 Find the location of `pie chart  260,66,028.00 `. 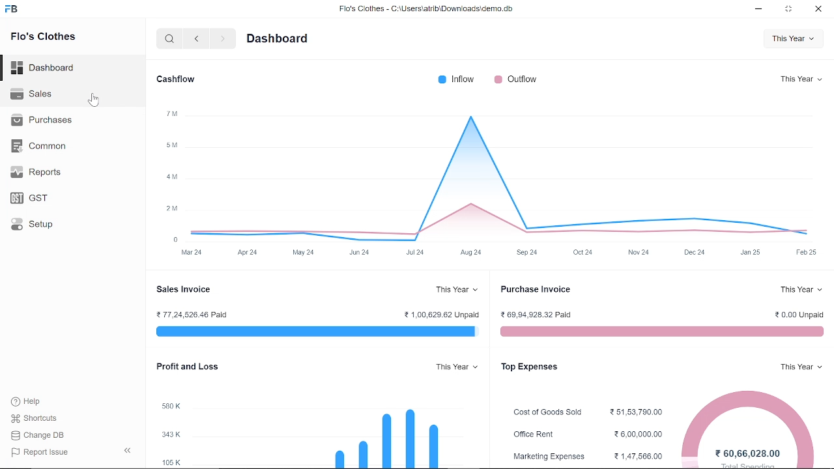

pie chart  260,66,028.00  is located at coordinates (750, 425).